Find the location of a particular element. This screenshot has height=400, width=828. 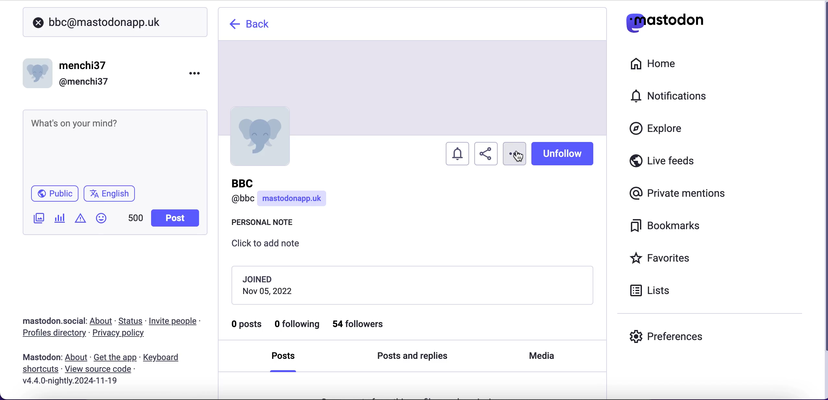

user name is located at coordinates (284, 194).